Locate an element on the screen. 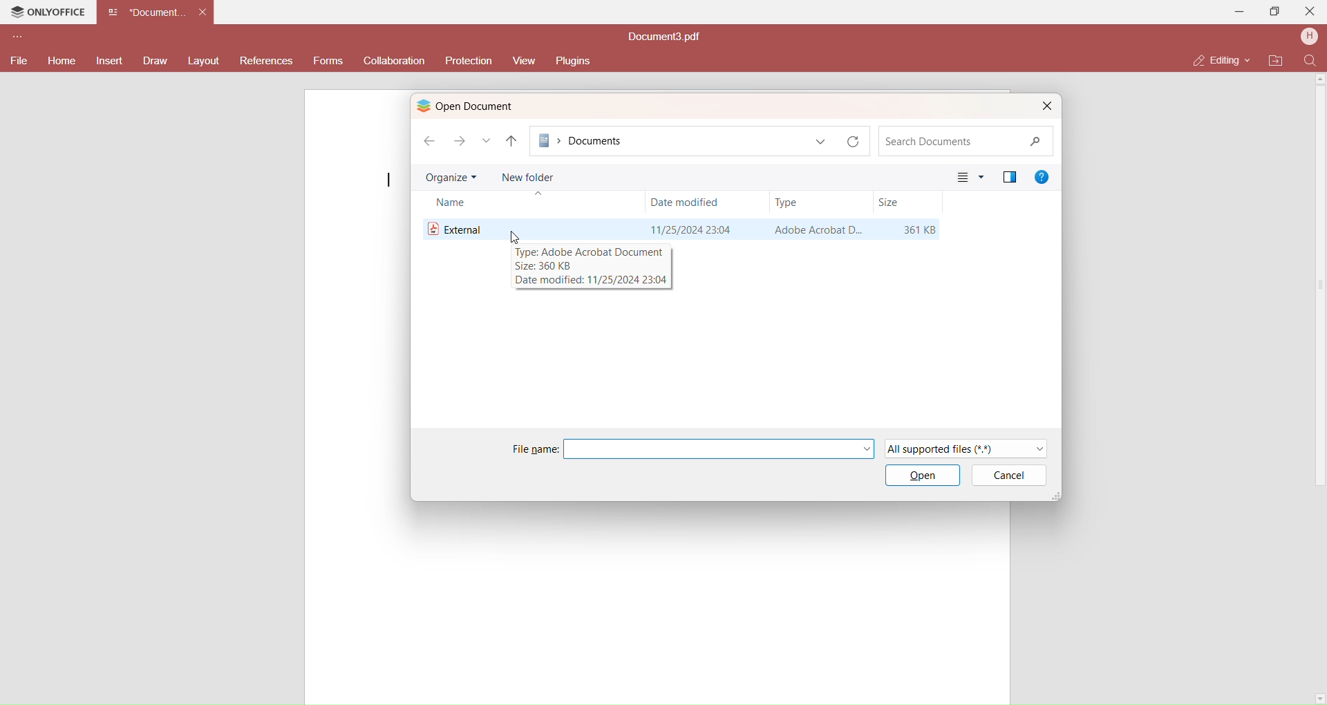 This screenshot has height=705, width=1327. Type is located at coordinates (788, 202).